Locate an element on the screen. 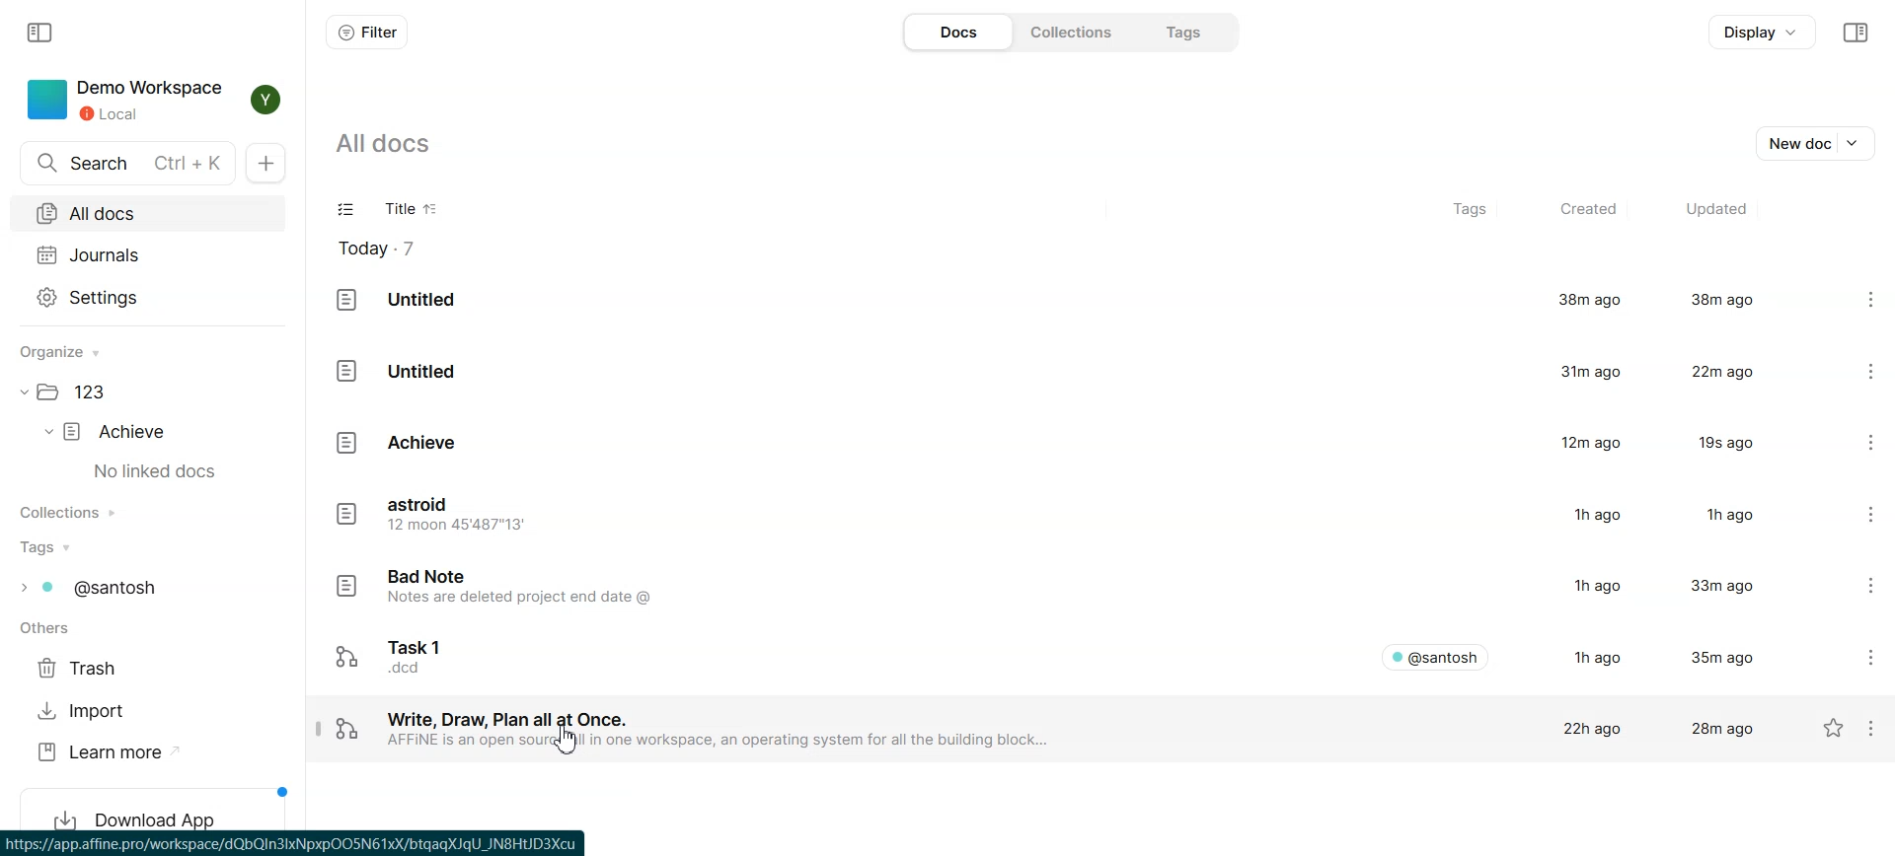 This screenshot has width=1895, height=856. Journals is located at coordinates (147, 254).